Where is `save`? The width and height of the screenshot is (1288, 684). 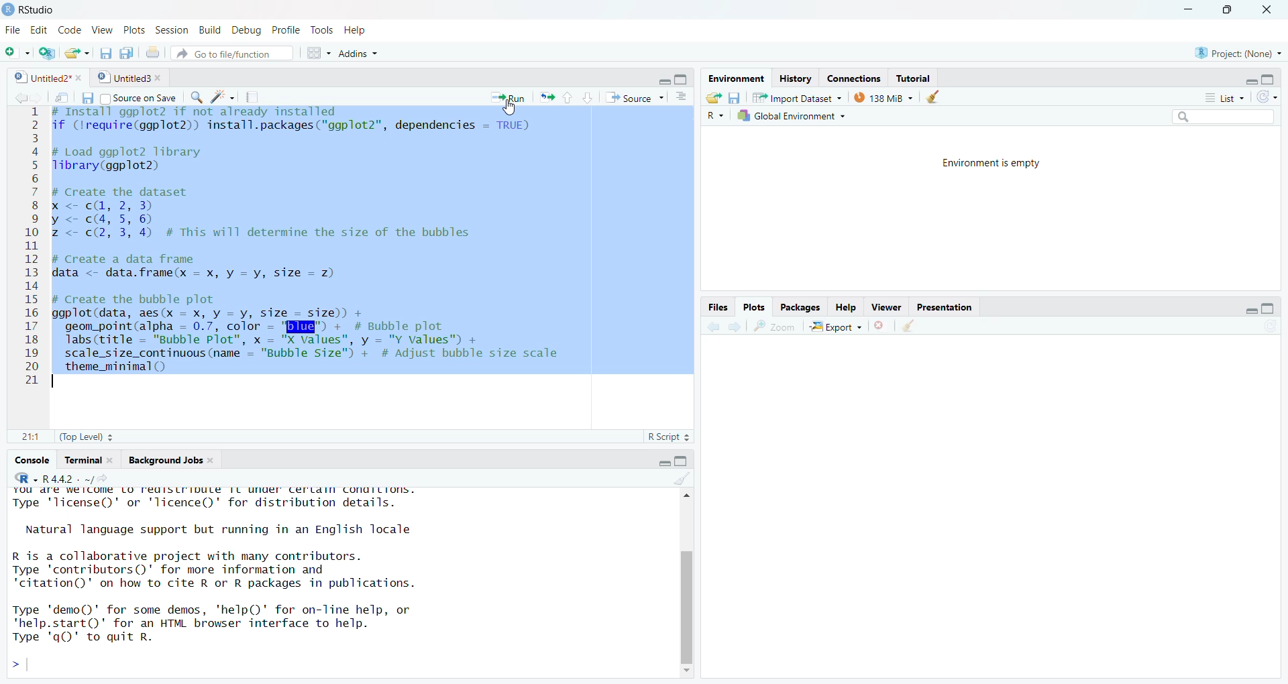 save is located at coordinates (83, 98).